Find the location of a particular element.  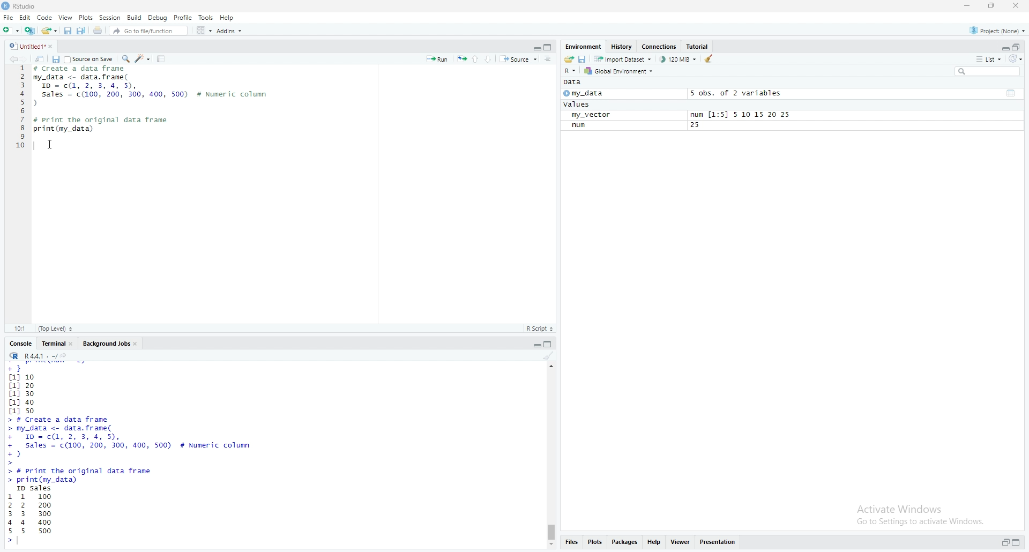

tutorial is located at coordinates (698, 47).